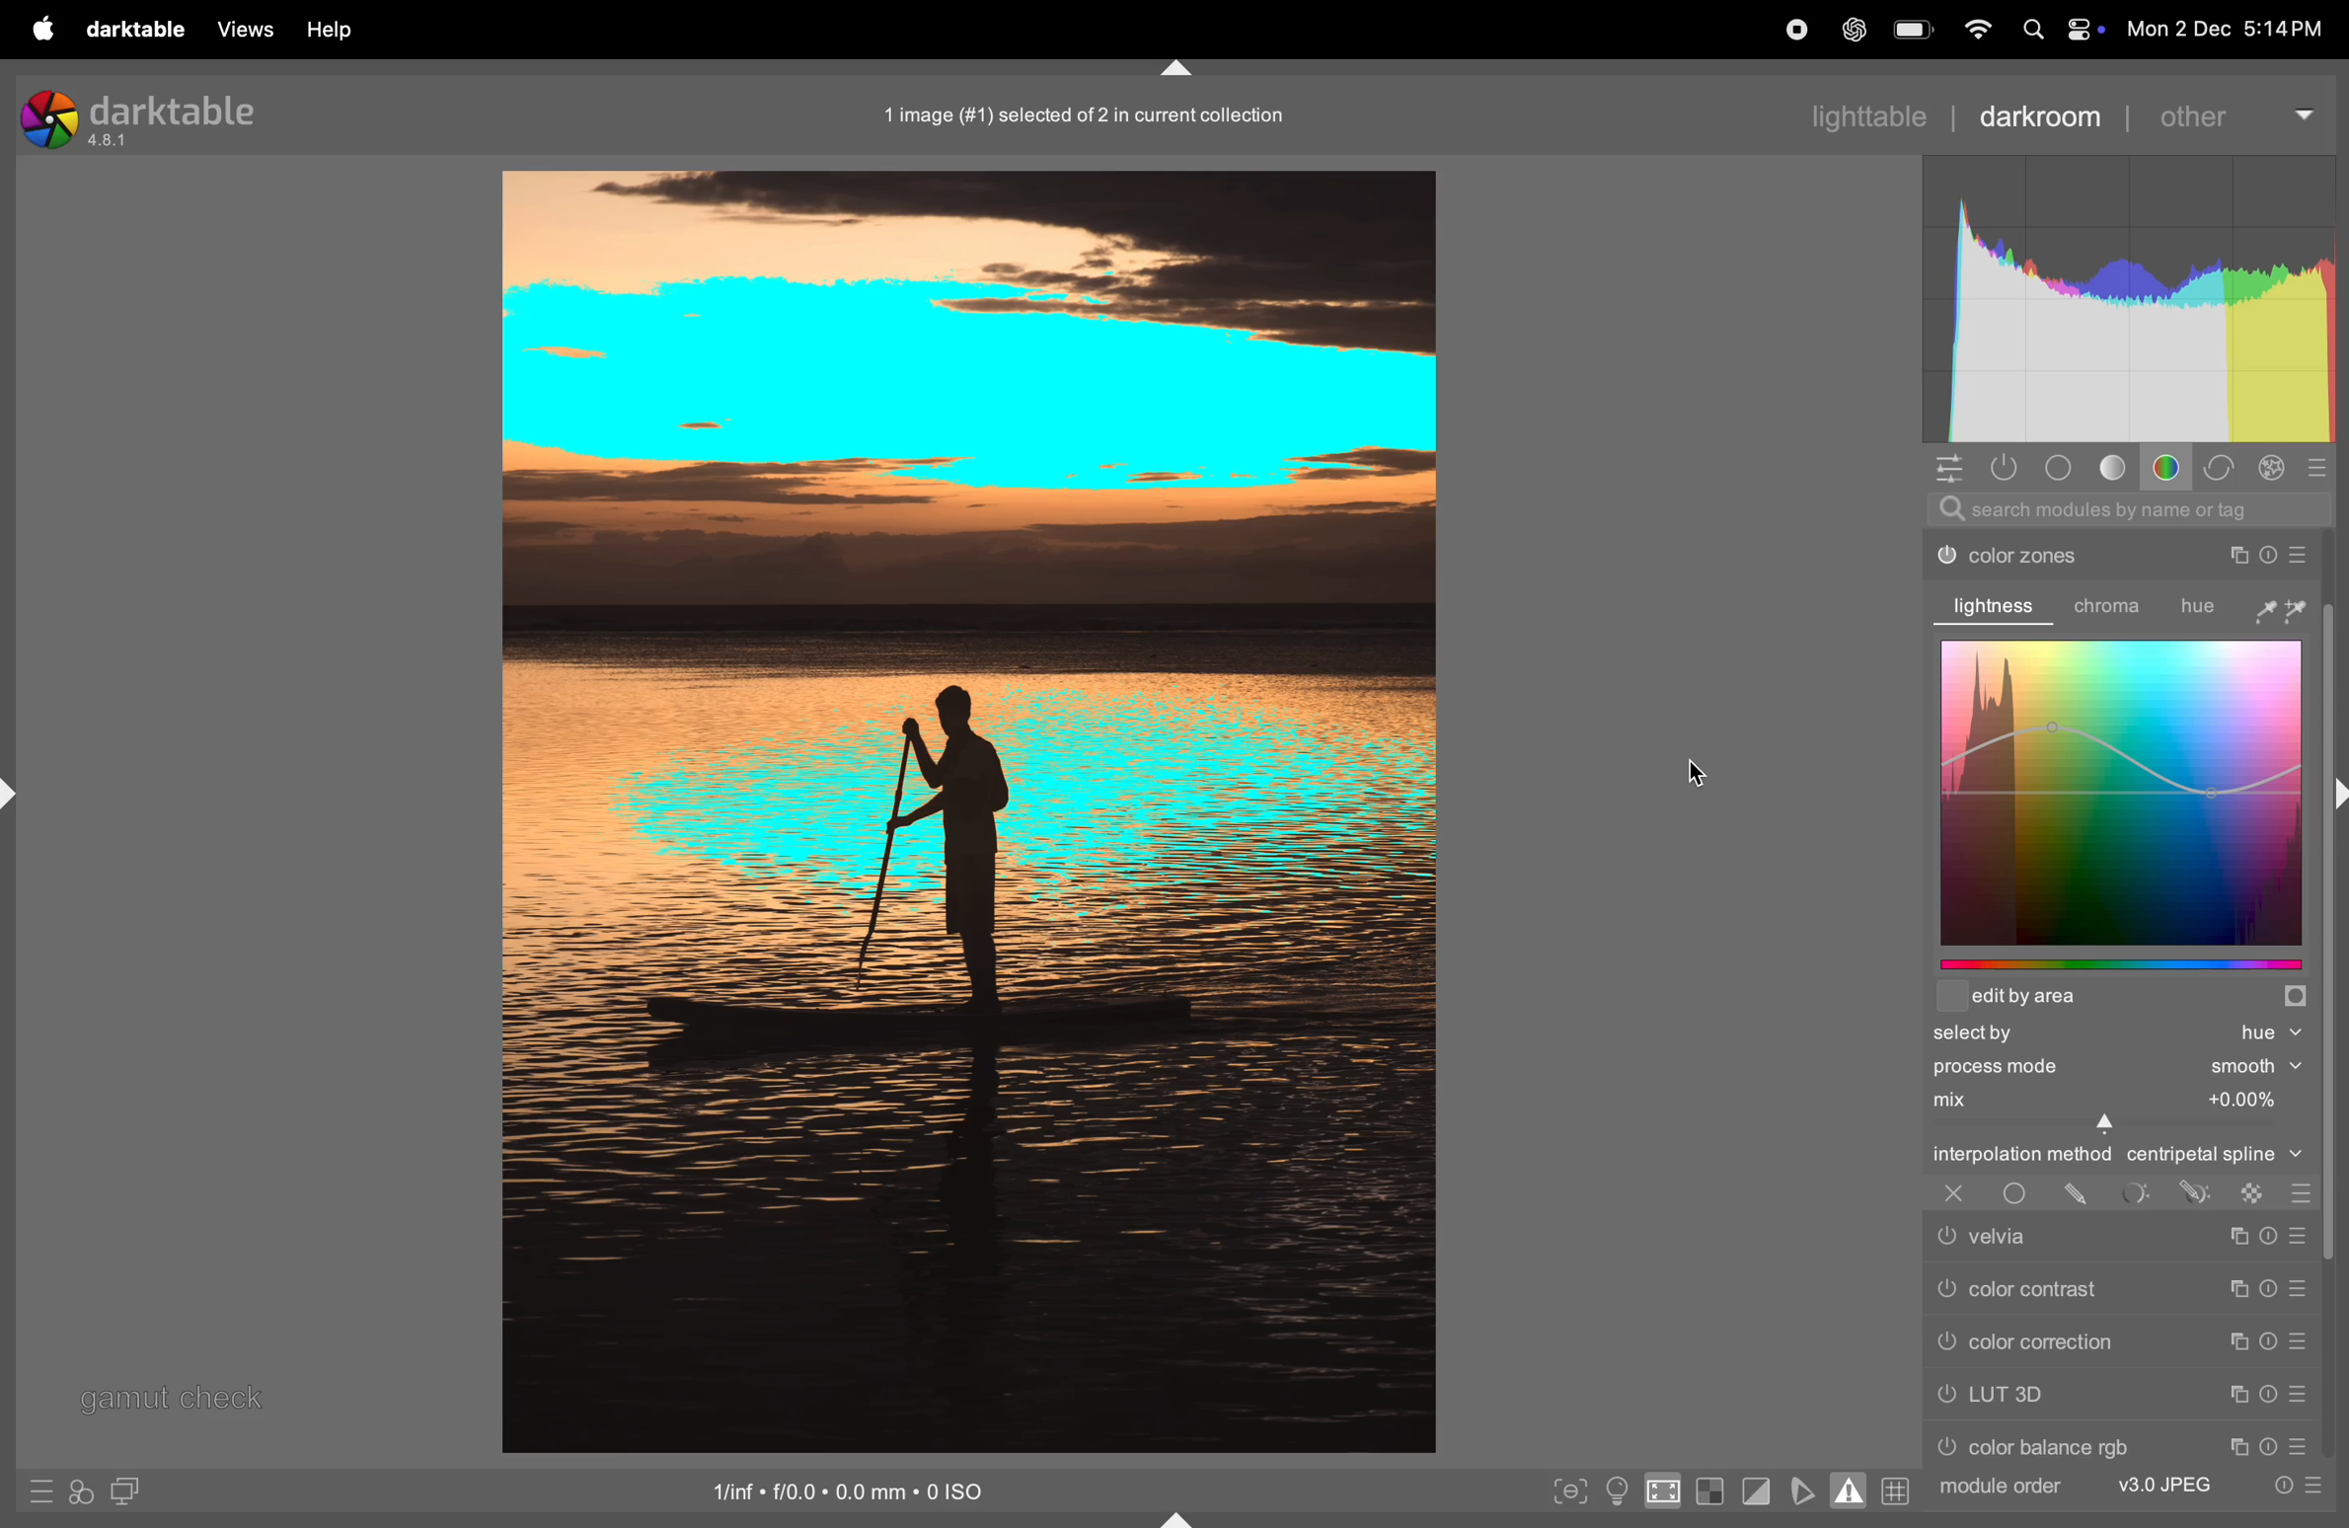 The width and height of the screenshot is (2349, 1528). What do you see at coordinates (1980, 29) in the screenshot?
I see `wifi` at bounding box center [1980, 29].